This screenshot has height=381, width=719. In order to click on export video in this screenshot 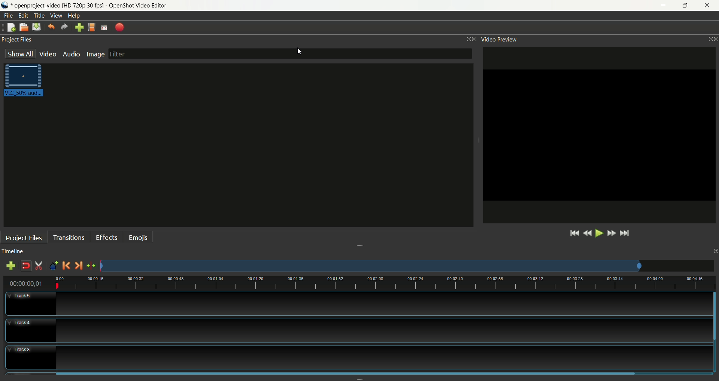, I will do `click(120, 27)`.